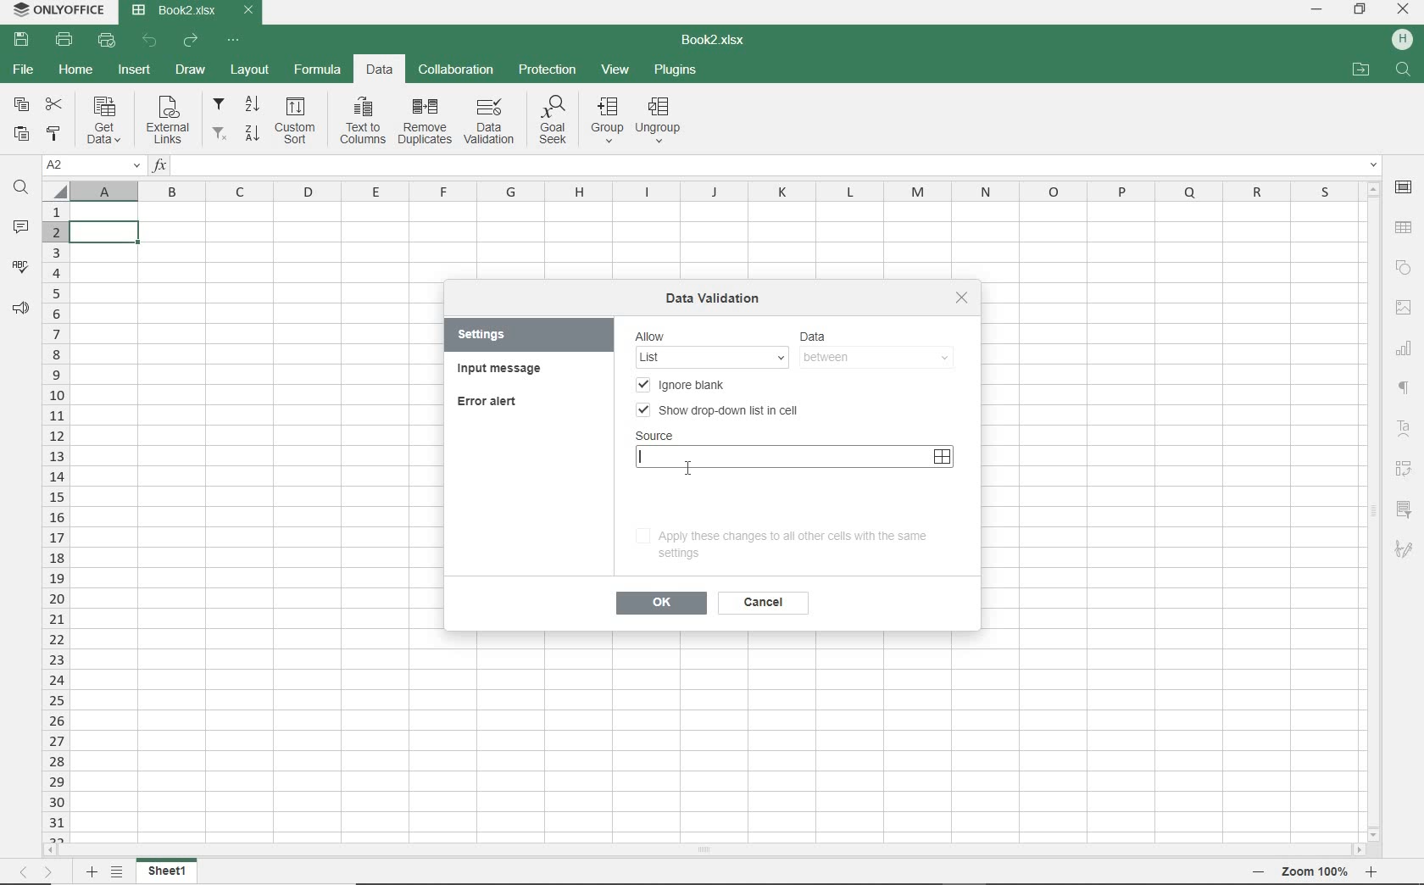 The height and width of the screenshot is (885, 1424). What do you see at coordinates (1362, 11) in the screenshot?
I see `RESTORE DOWN` at bounding box center [1362, 11].